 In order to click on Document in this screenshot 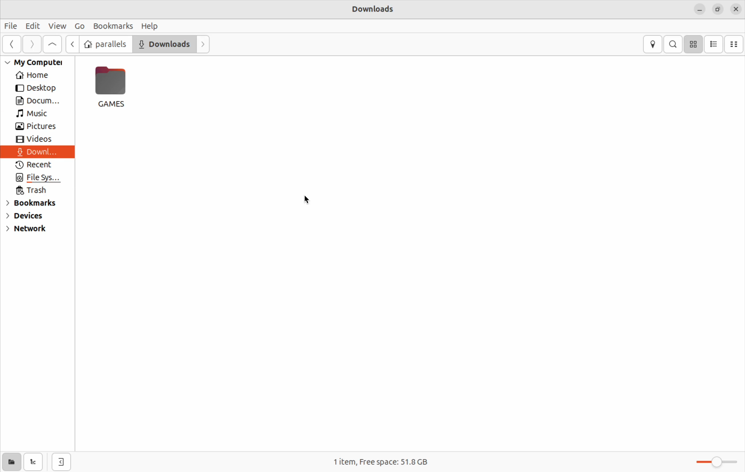, I will do `click(38, 102)`.